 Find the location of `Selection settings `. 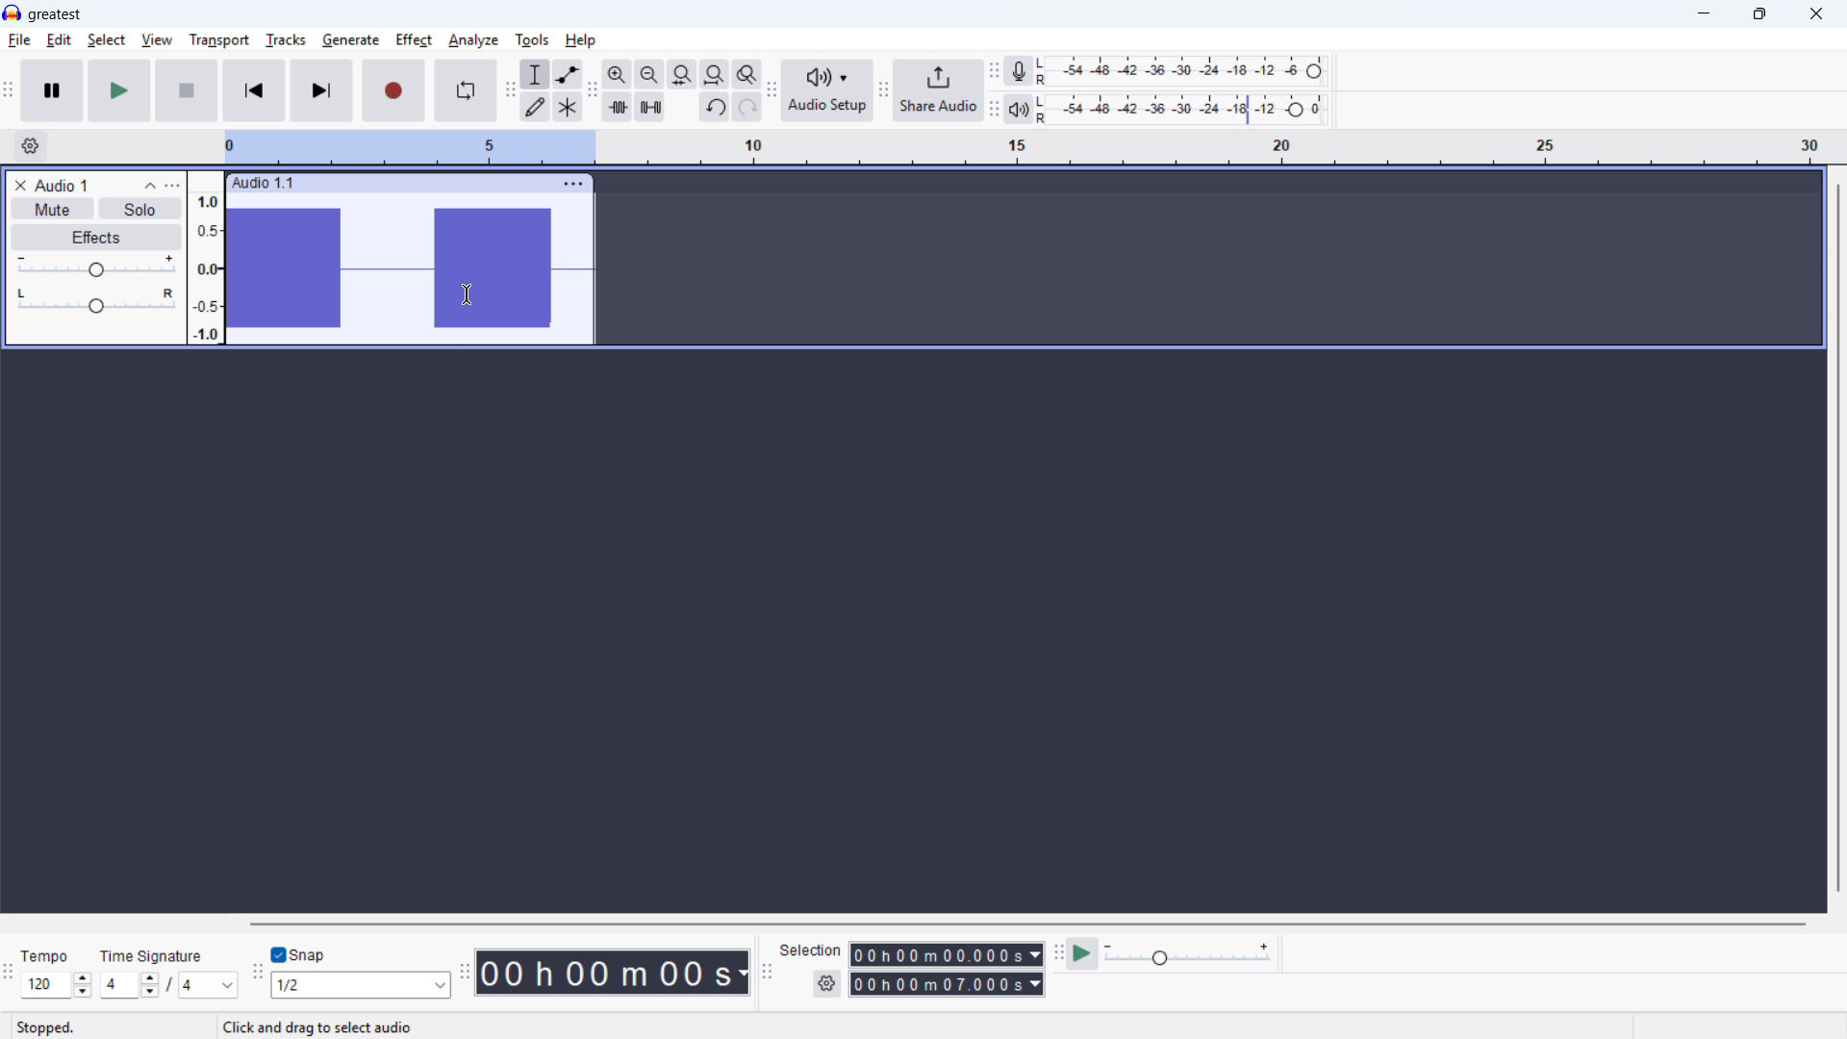

Selection settings  is located at coordinates (828, 983).